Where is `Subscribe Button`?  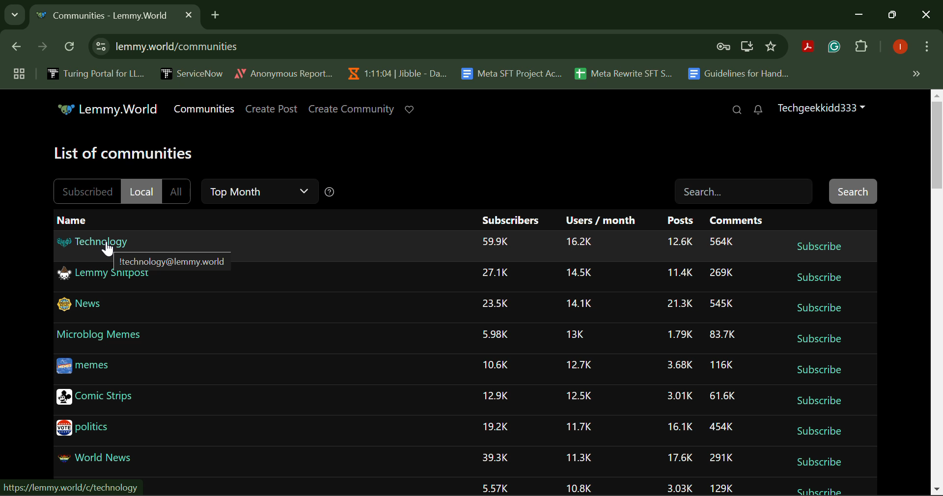
Subscribe Button is located at coordinates (818, 277).